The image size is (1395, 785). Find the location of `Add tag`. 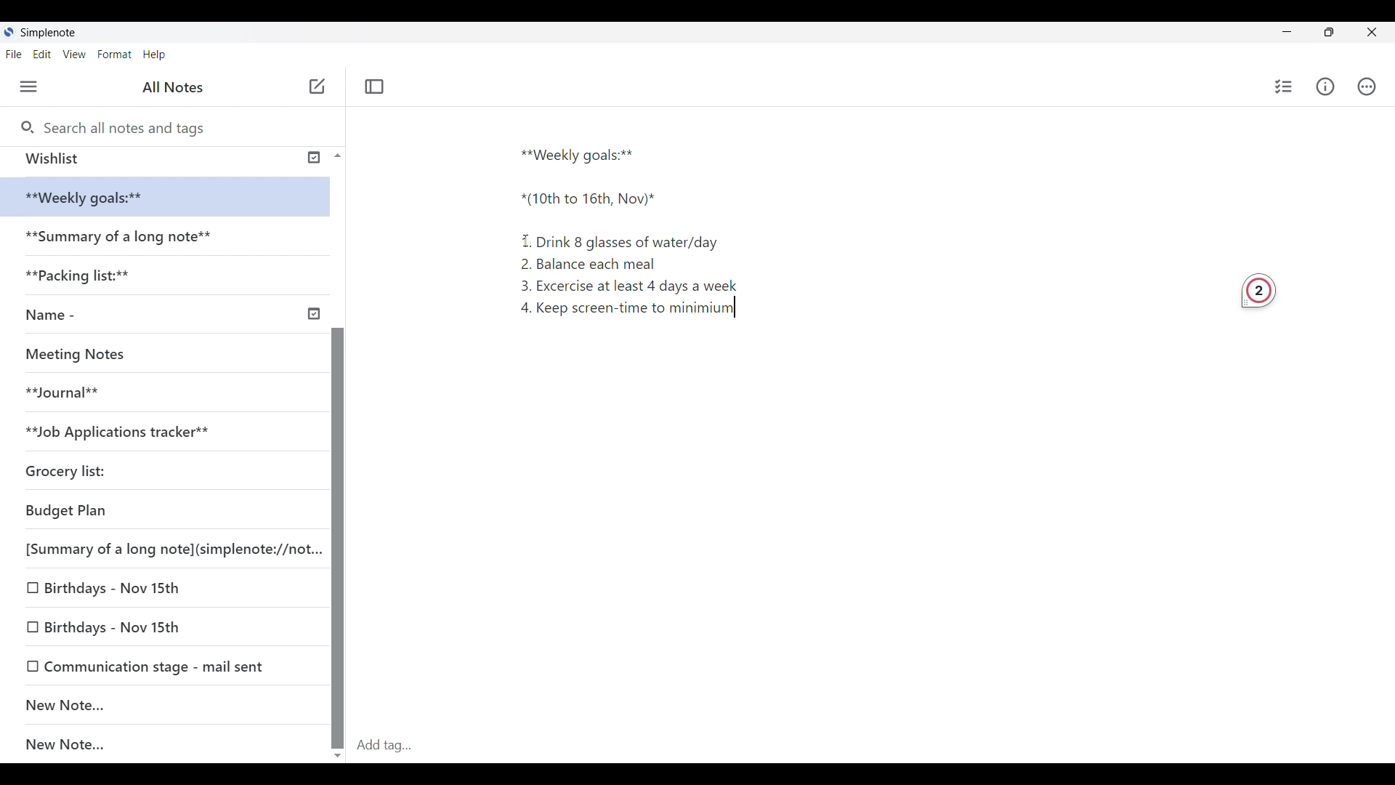

Add tag is located at coordinates (872, 745).